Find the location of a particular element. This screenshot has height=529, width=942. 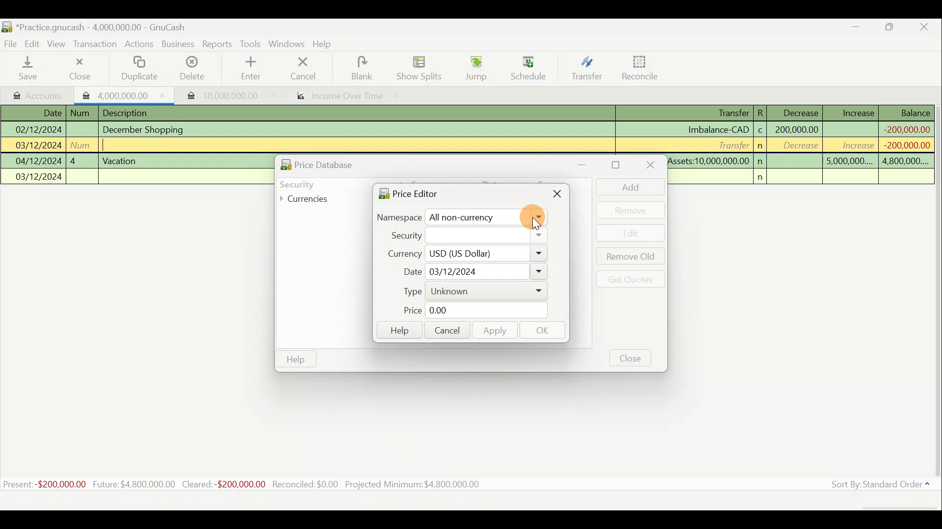

Edit is located at coordinates (34, 44).